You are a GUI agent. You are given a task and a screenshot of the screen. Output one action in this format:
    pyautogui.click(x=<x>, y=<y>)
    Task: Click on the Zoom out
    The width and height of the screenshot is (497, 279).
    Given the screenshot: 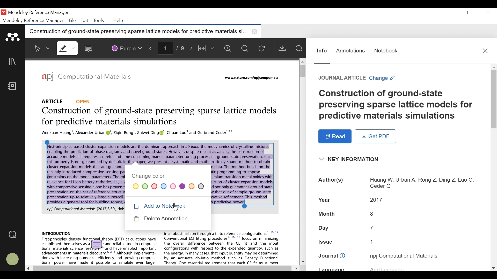 What is the action you would take?
    pyautogui.click(x=245, y=48)
    